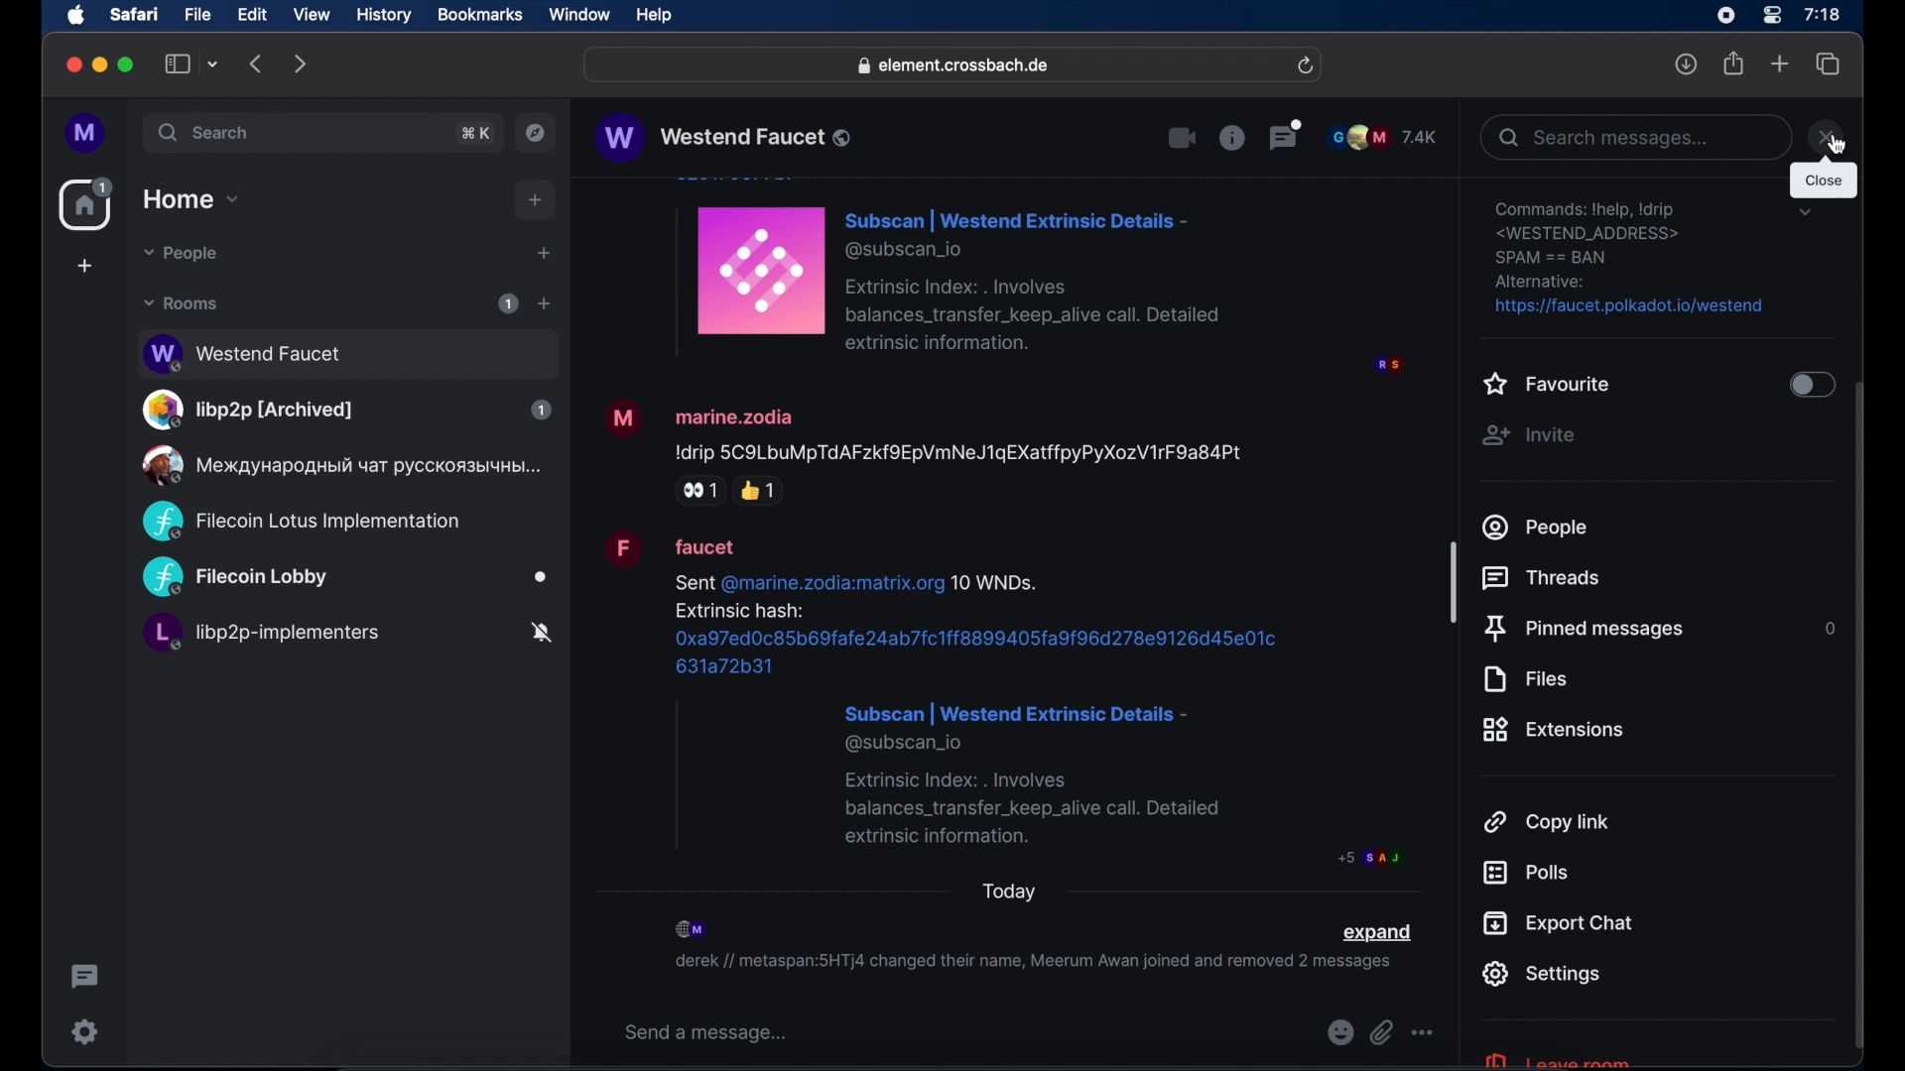 The height and width of the screenshot is (1071, 1905). What do you see at coordinates (1002, 699) in the screenshot?
I see `message` at bounding box center [1002, 699].